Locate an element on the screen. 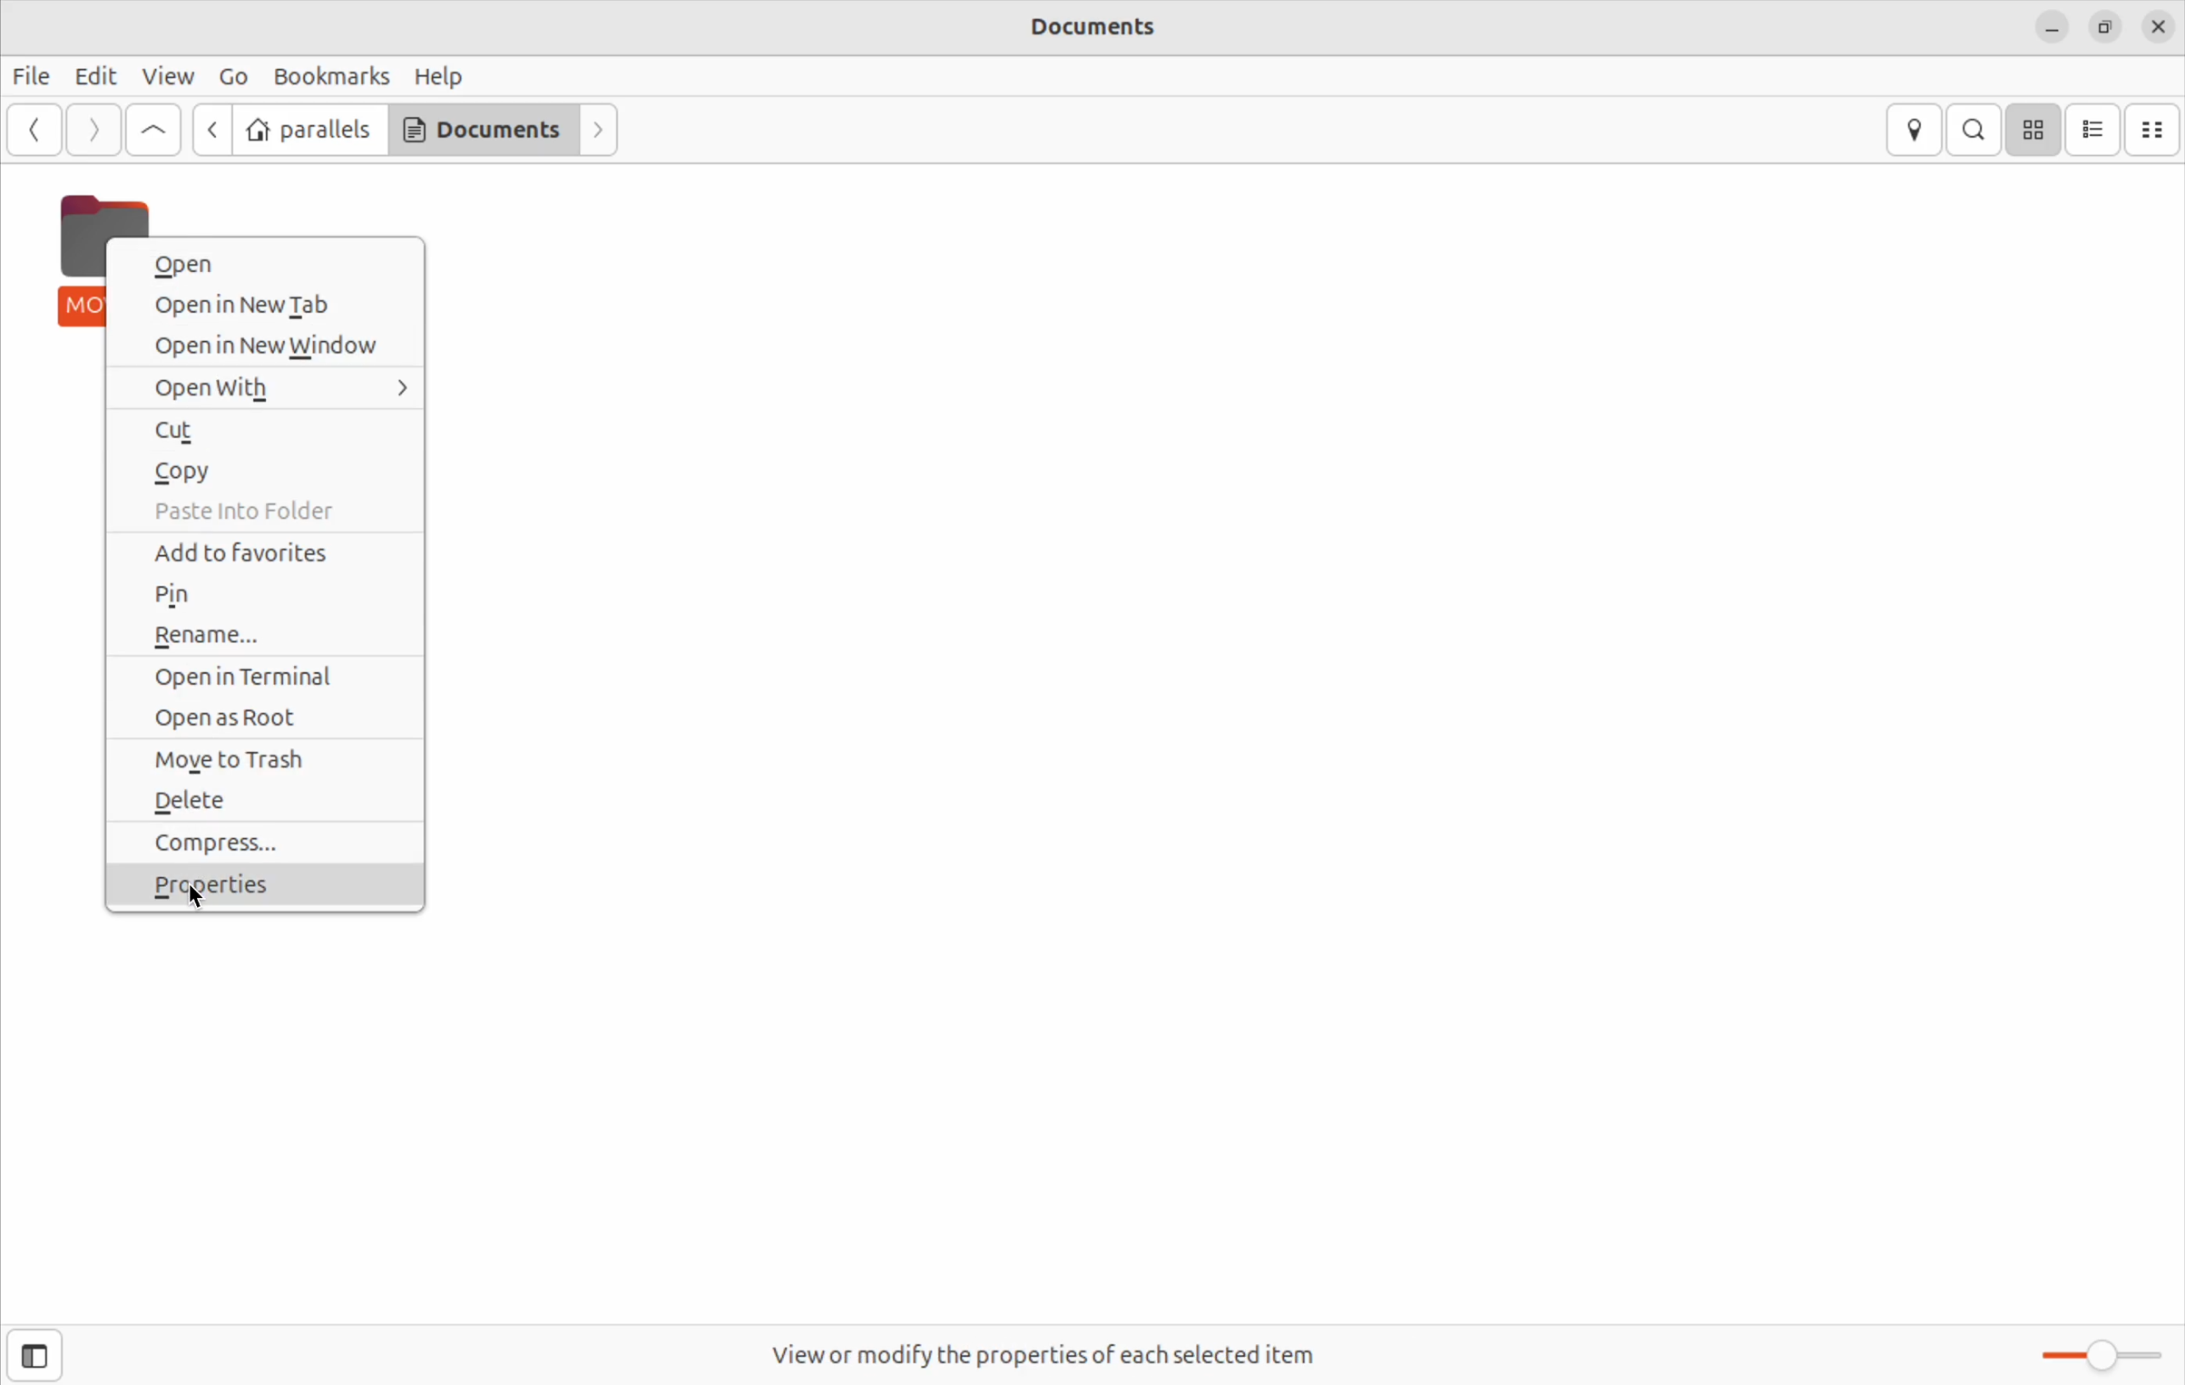  Forward is located at coordinates (93, 130).